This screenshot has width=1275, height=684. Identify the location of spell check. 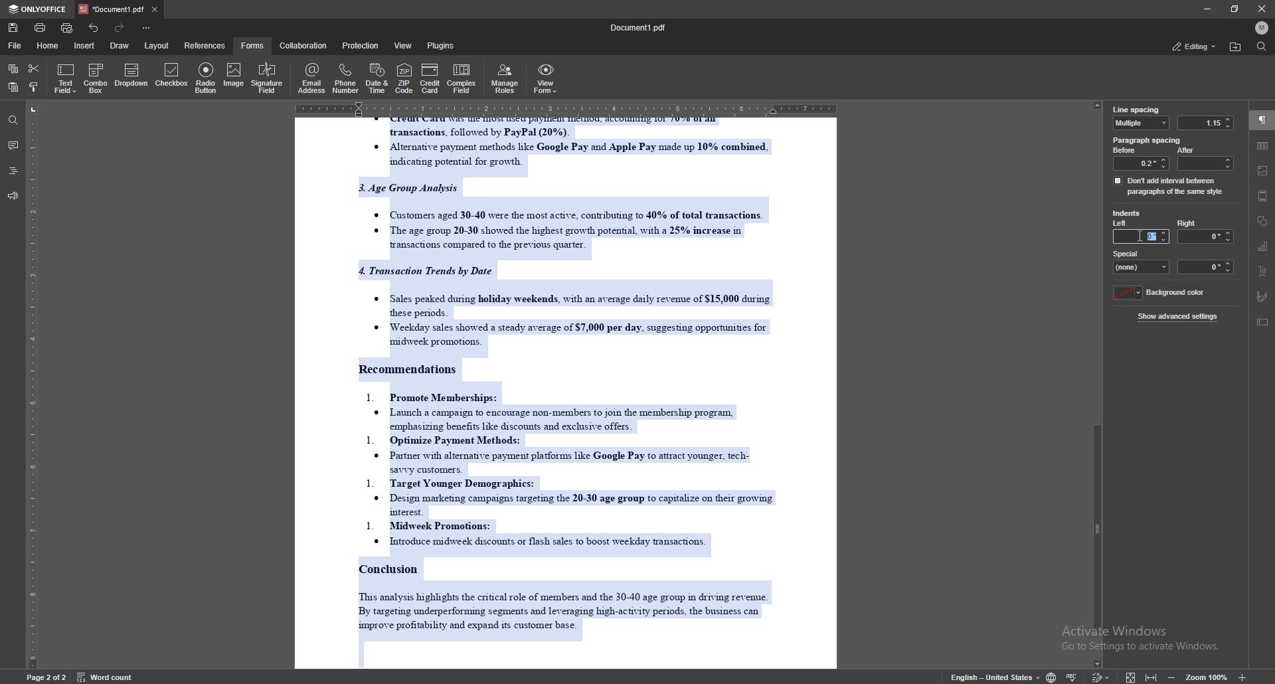
(1073, 675).